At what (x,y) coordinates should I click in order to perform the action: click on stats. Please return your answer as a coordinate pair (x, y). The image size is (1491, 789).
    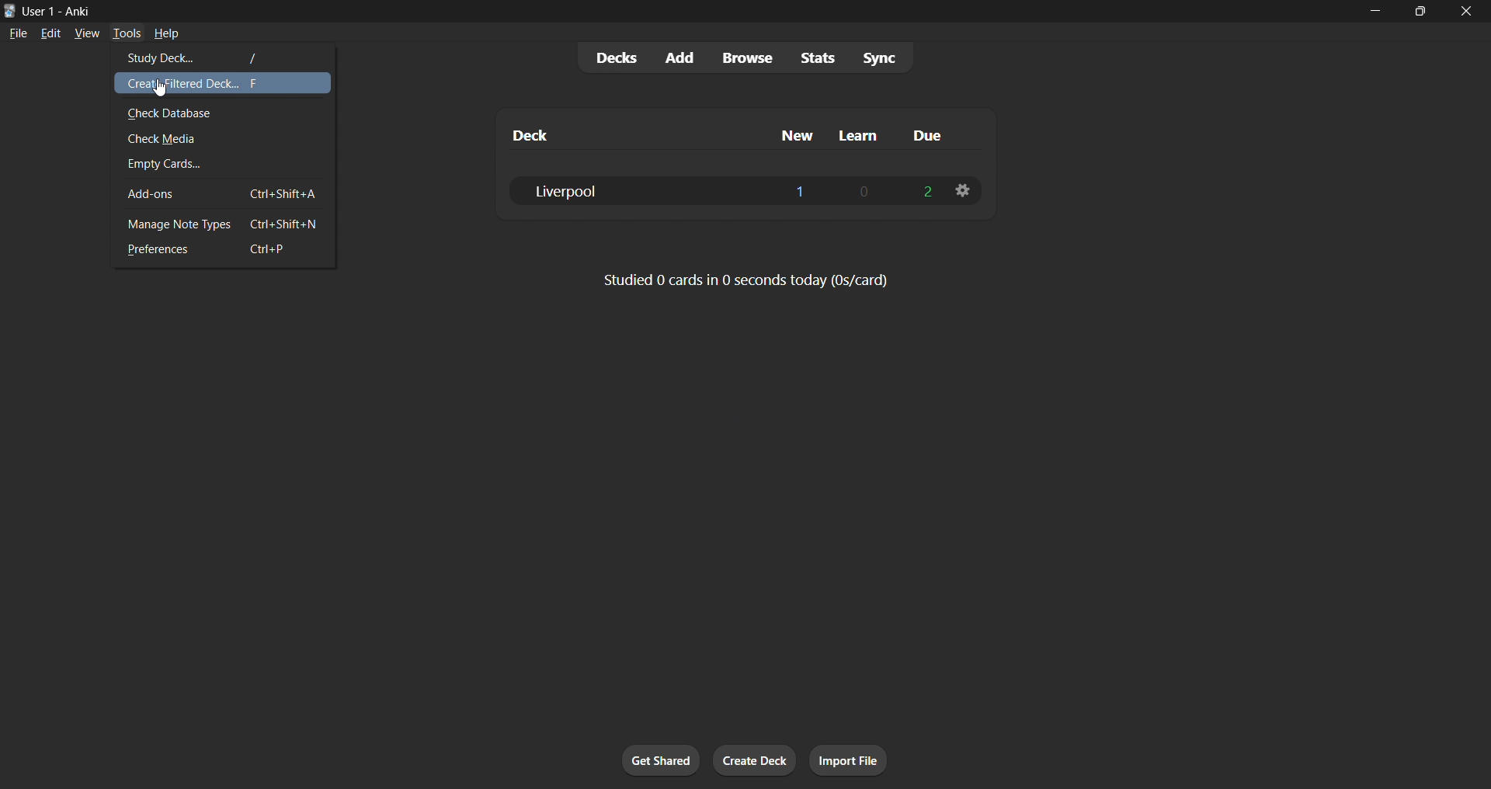
    Looking at the image, I should click on (818, 57).